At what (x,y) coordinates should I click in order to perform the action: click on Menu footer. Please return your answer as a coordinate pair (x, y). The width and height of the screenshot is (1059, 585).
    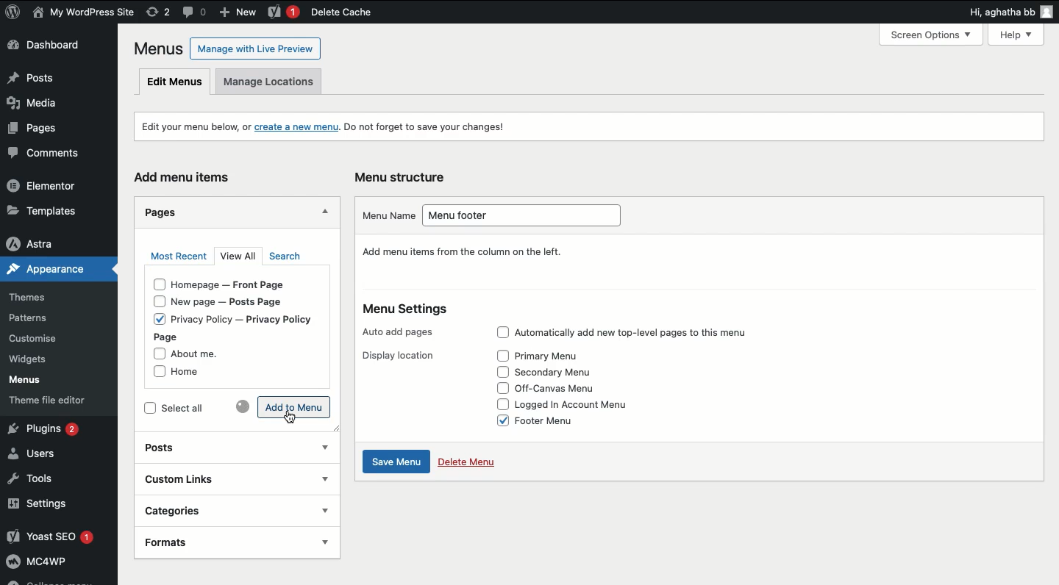
    Looking at the image, I should click on (530, 215).